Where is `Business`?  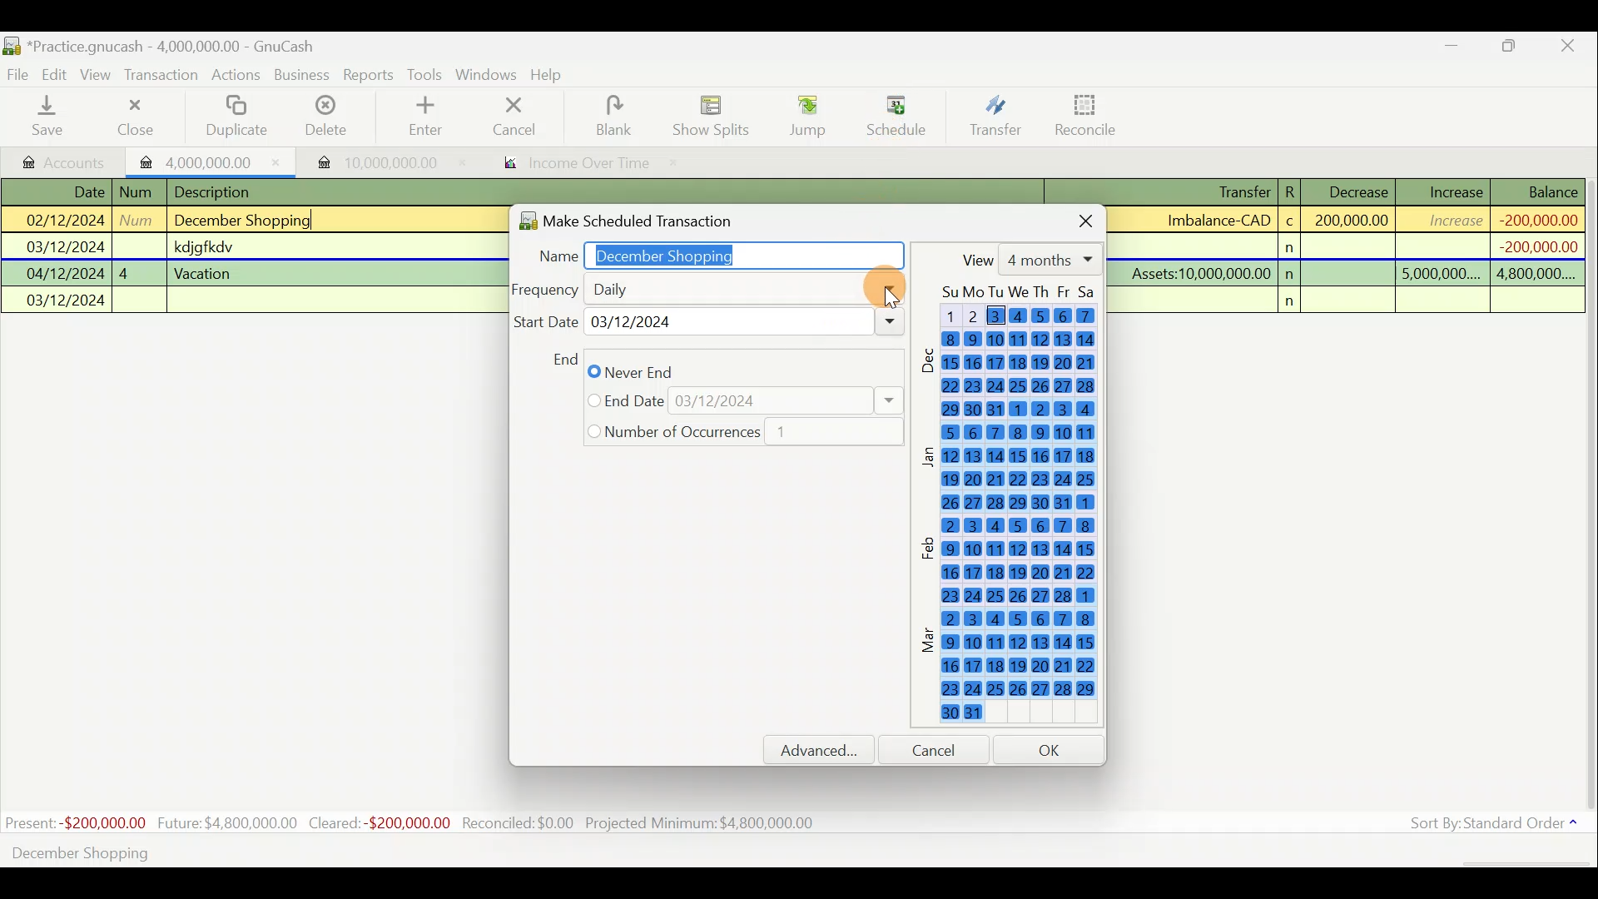
Business is located at coordinates (303, 76).